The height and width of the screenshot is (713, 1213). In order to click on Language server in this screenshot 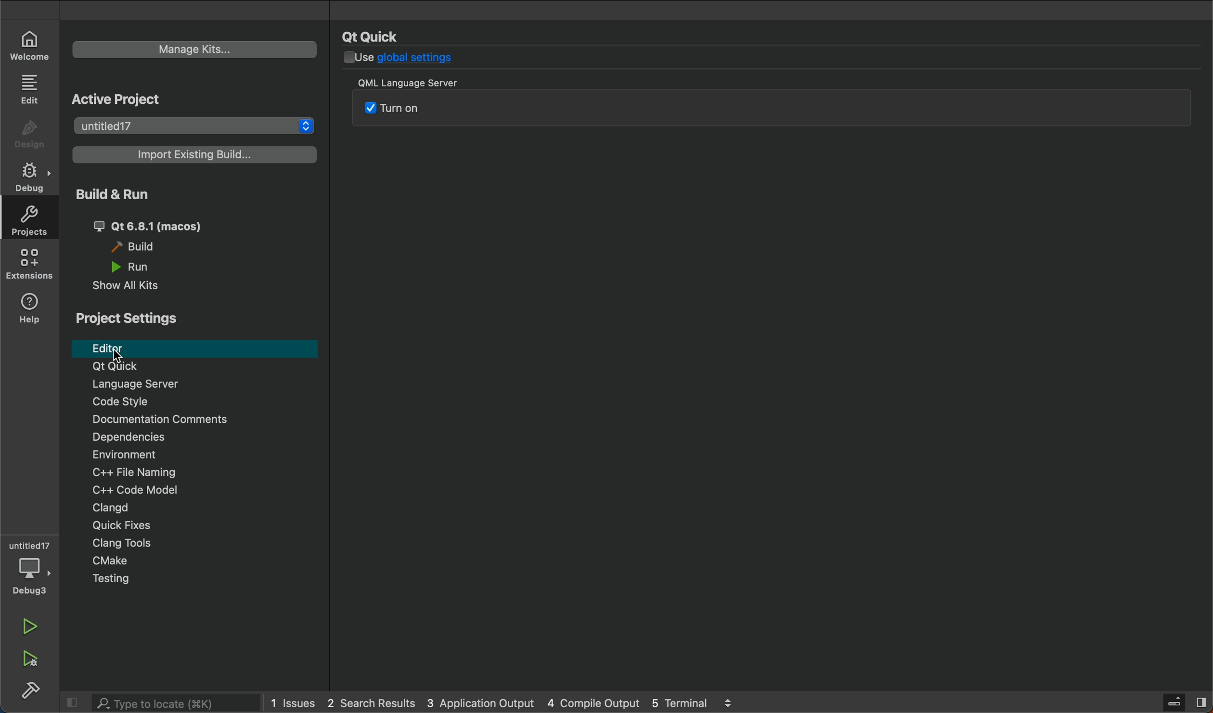, I will do `click(195, 384)`.